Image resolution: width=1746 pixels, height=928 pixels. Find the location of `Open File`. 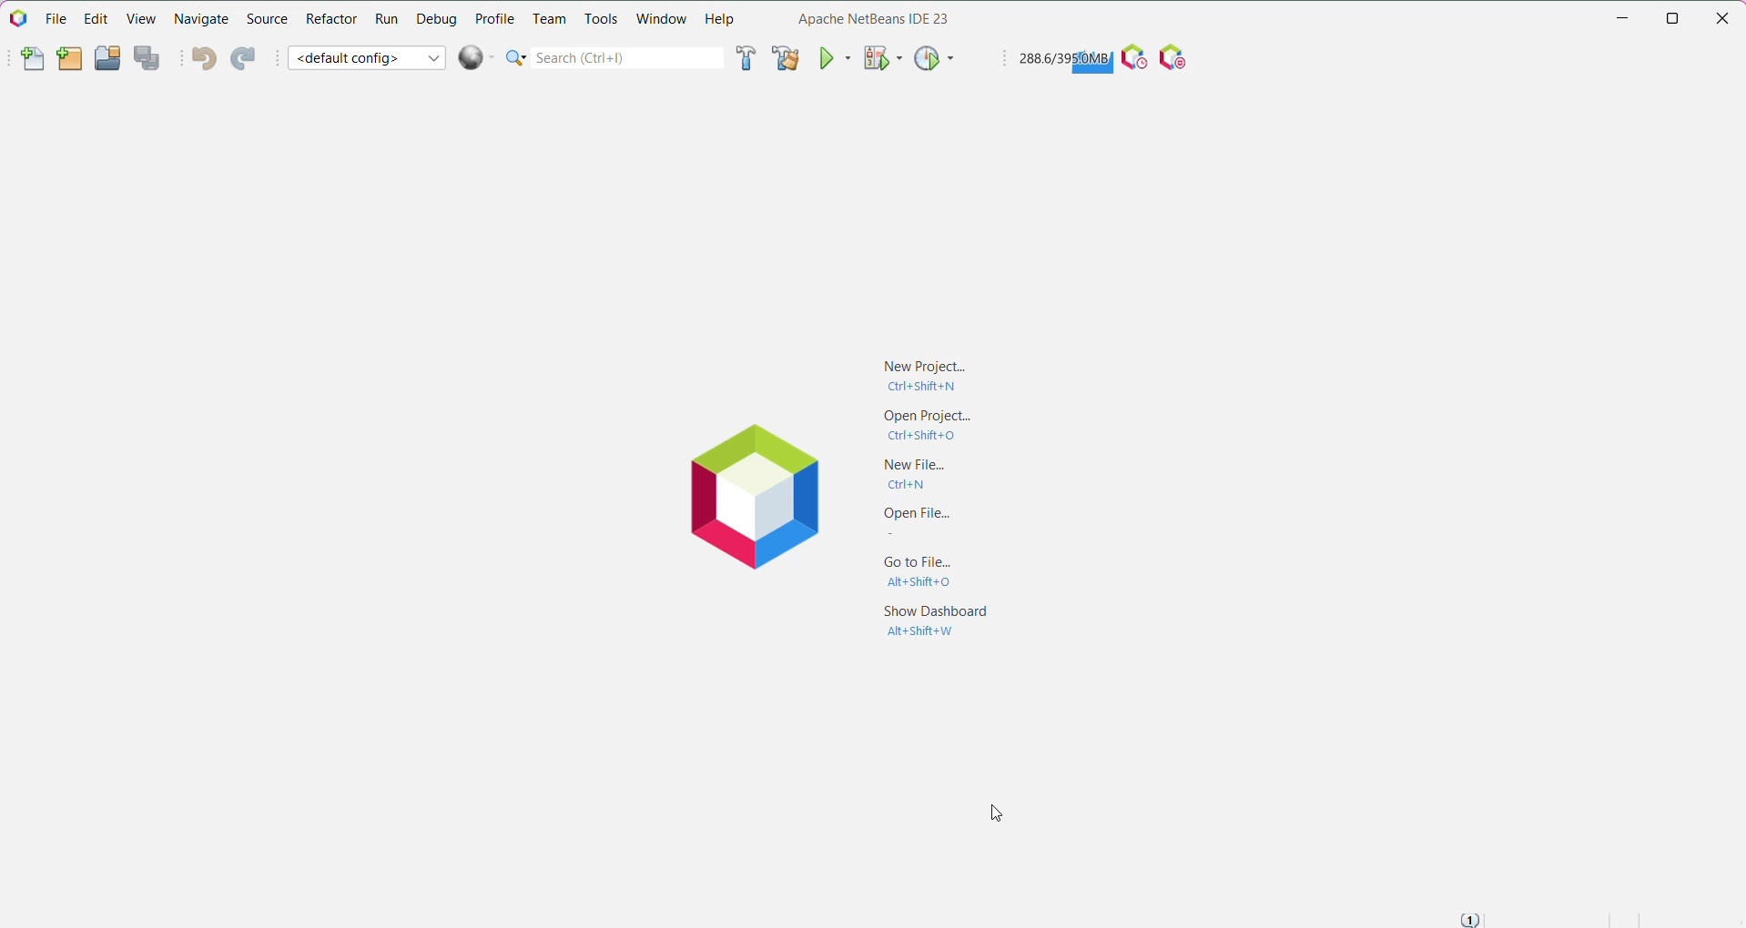

Open File is located at coordinates (909, 523).